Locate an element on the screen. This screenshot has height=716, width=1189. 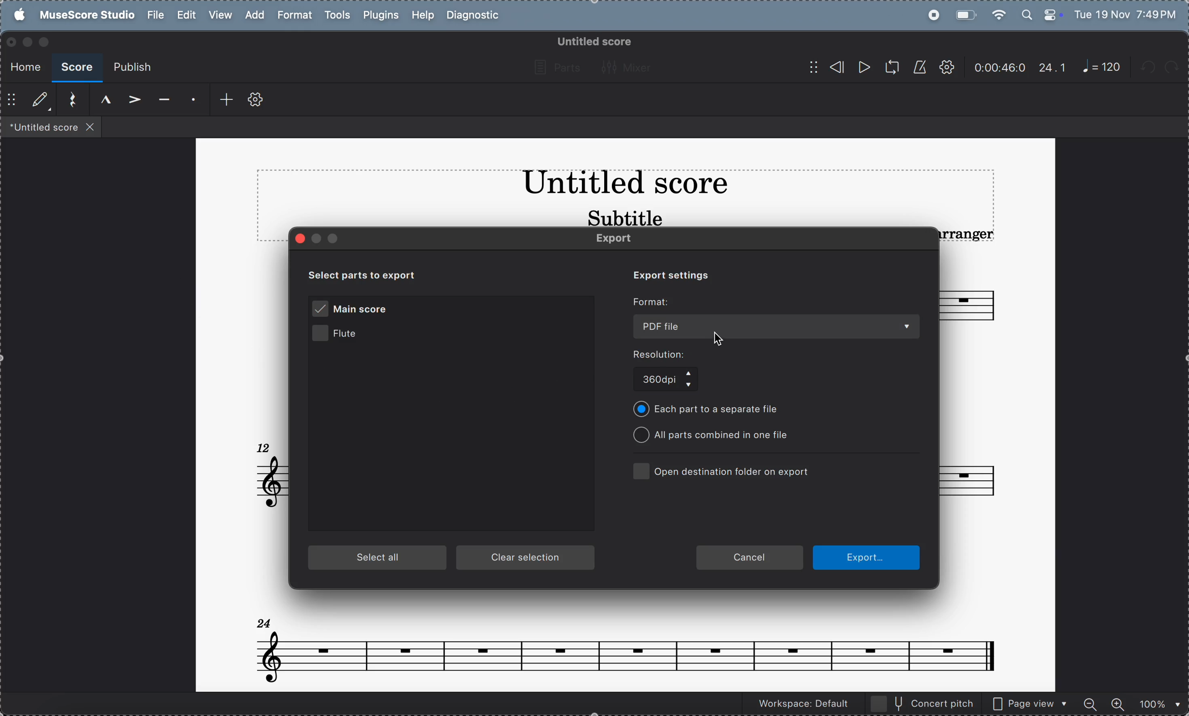
Format is located at coordinates (654, 302).